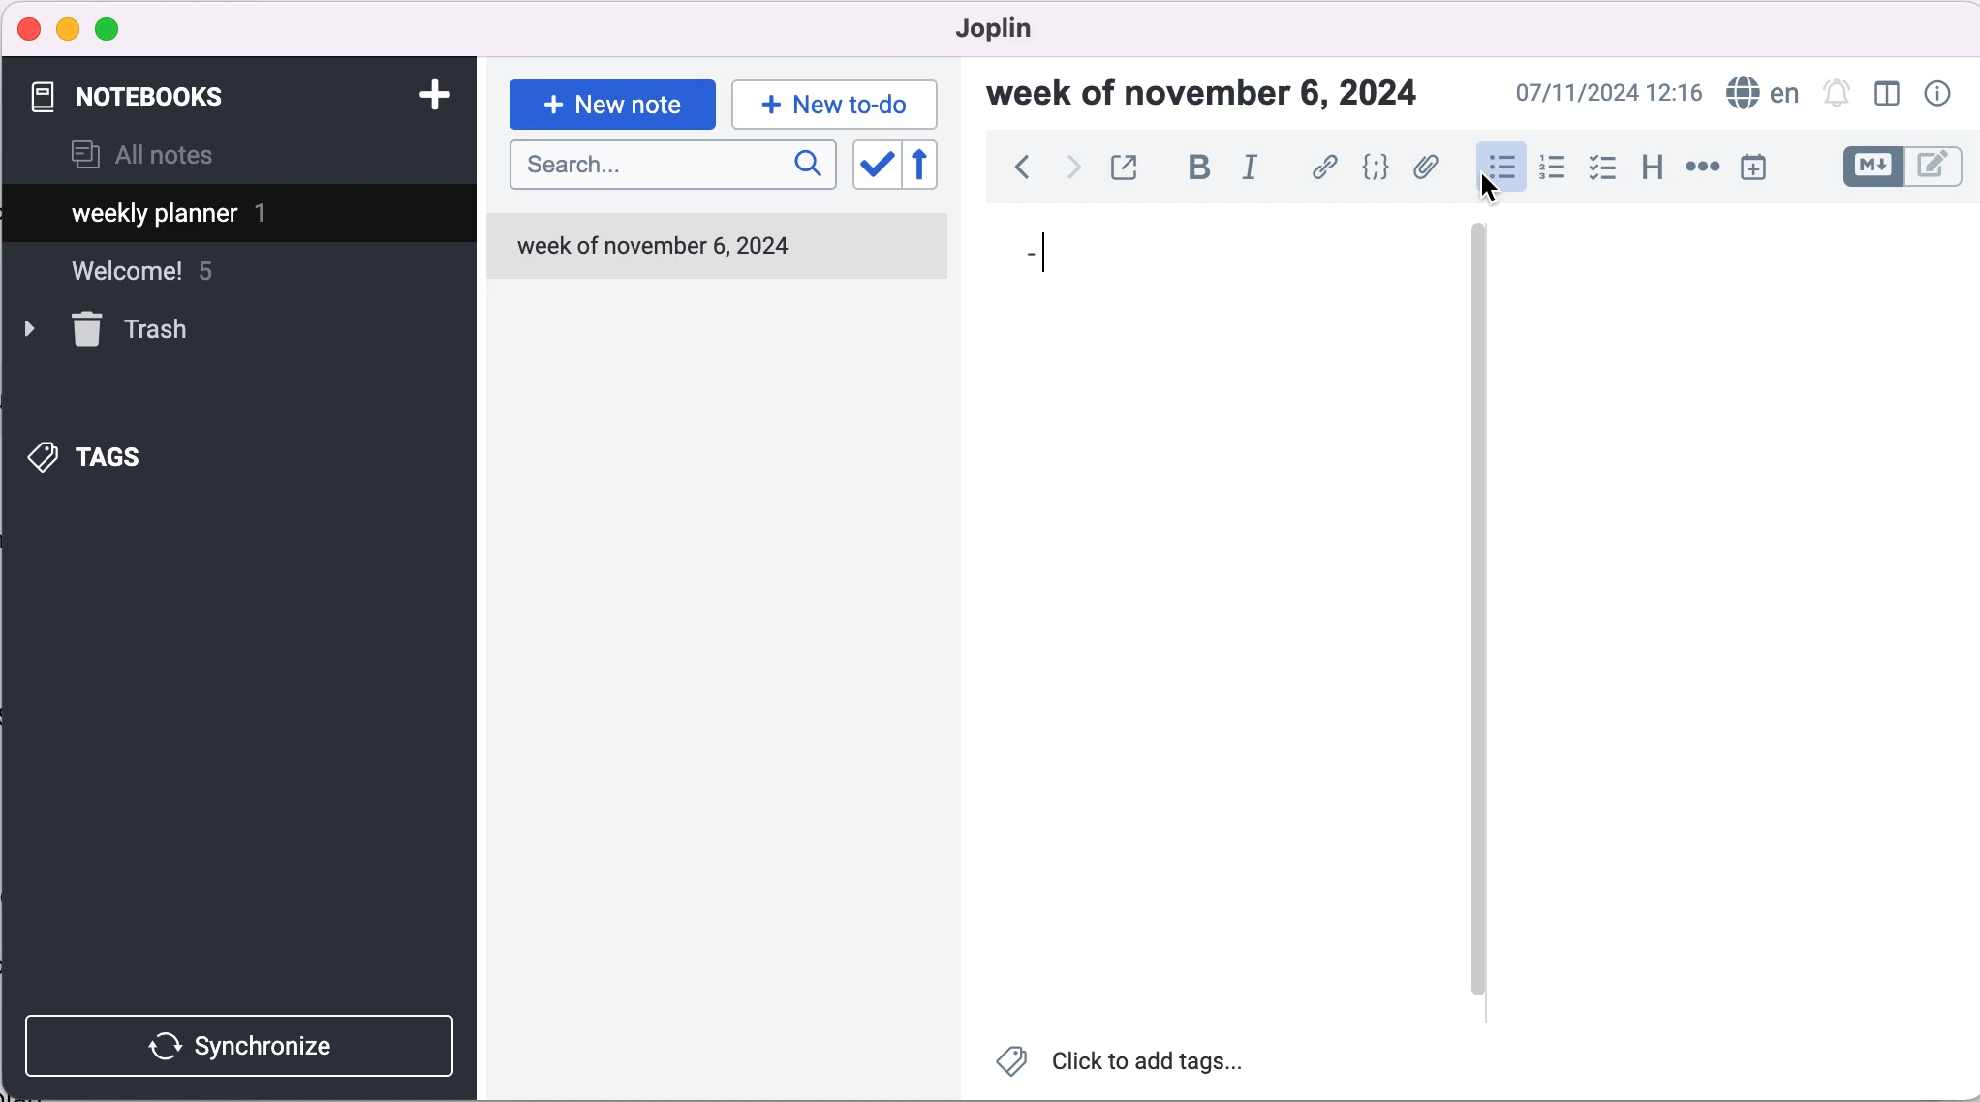 Image resolution: width=1980 pixels, height=1102 pixels. Describe the element at coordinates (1021, 172) in the screenshot. I see `back` at that location.